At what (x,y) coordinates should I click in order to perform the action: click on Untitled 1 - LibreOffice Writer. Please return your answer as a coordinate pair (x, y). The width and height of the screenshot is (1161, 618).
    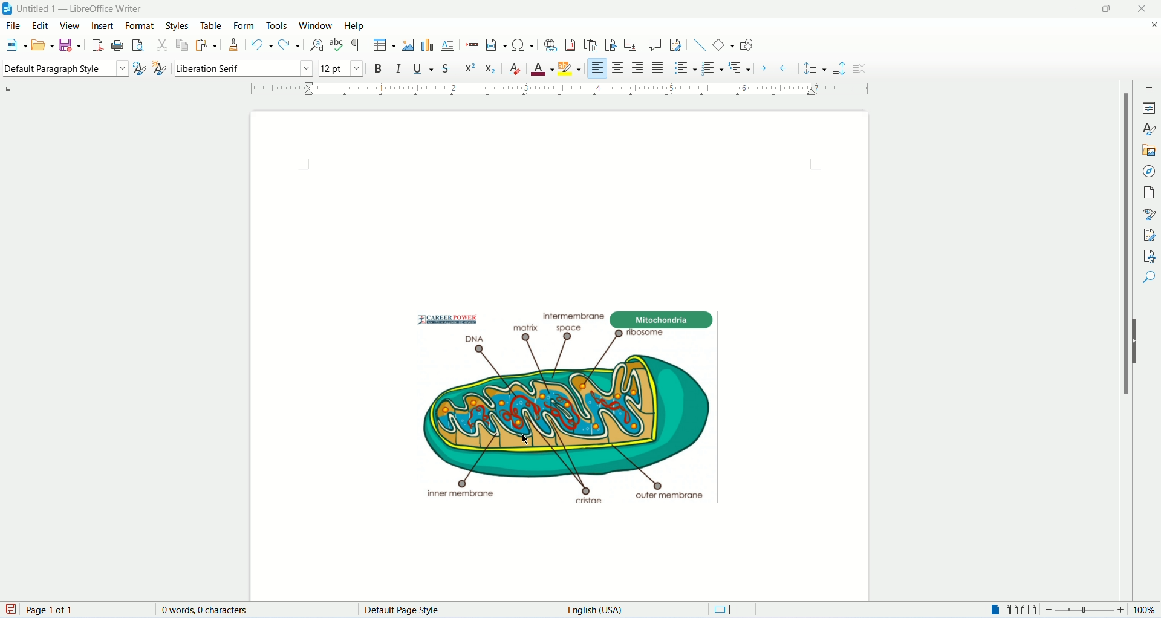
    Looking at the image, I should click on (90, 8).